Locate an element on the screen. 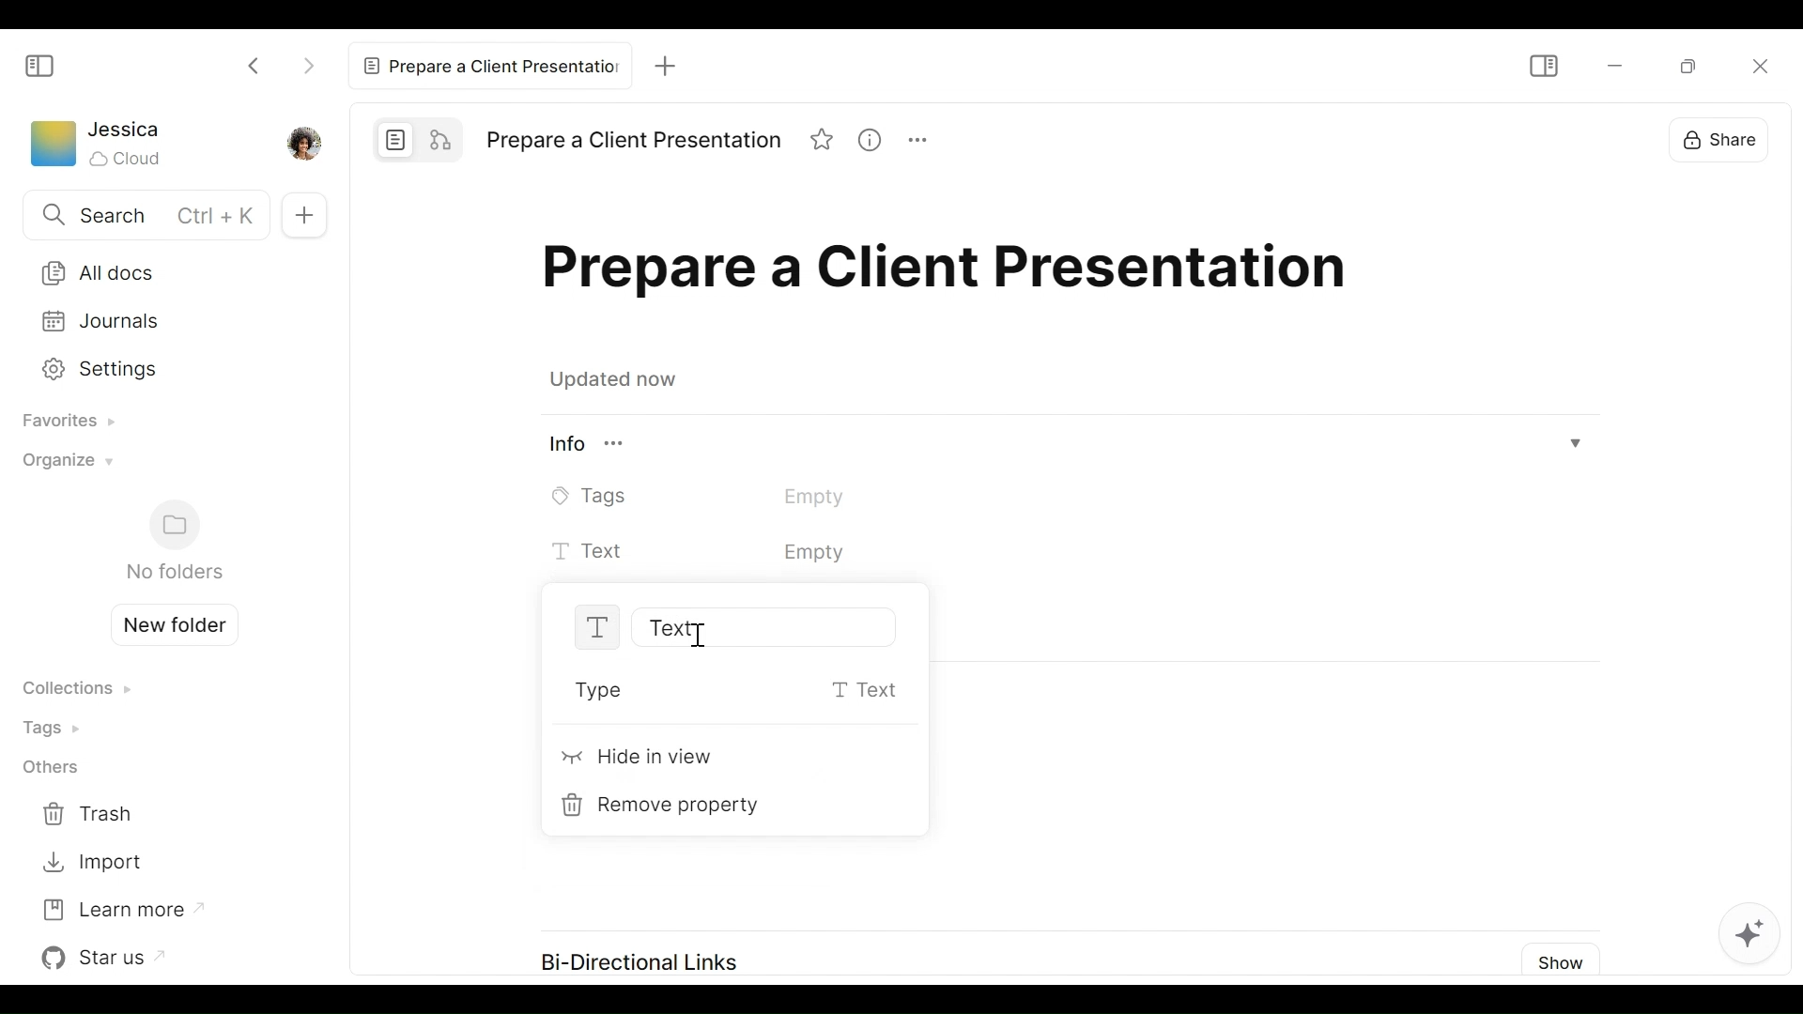 Image resolution: width=1803 pixels, height=1014 pixels. Show/Hide Sidebar is located at coordinates (1542, 66).